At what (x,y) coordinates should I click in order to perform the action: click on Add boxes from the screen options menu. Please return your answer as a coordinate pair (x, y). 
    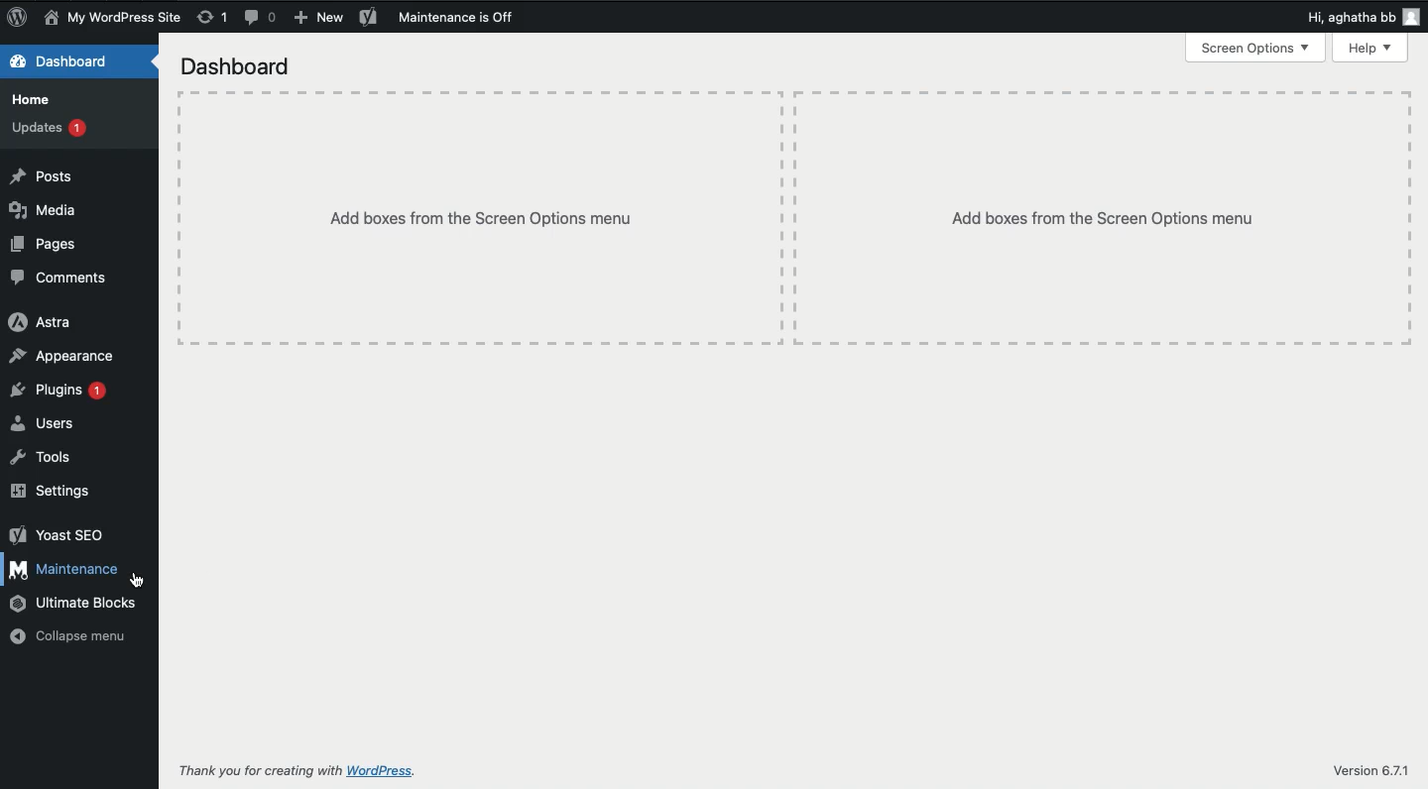
    Looking at the image, I should click on (797, 217).